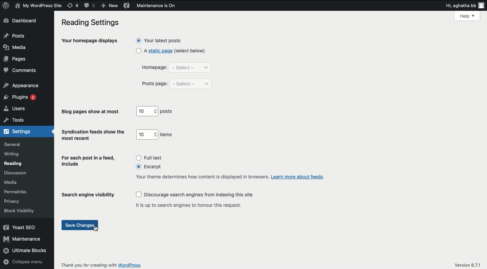 The height and width of the screenshot is (269, 487). What do you see at coordinates (89, 162) in the screenshot?
I see `for each post in a feed, include` at bounding box center [89, 162].